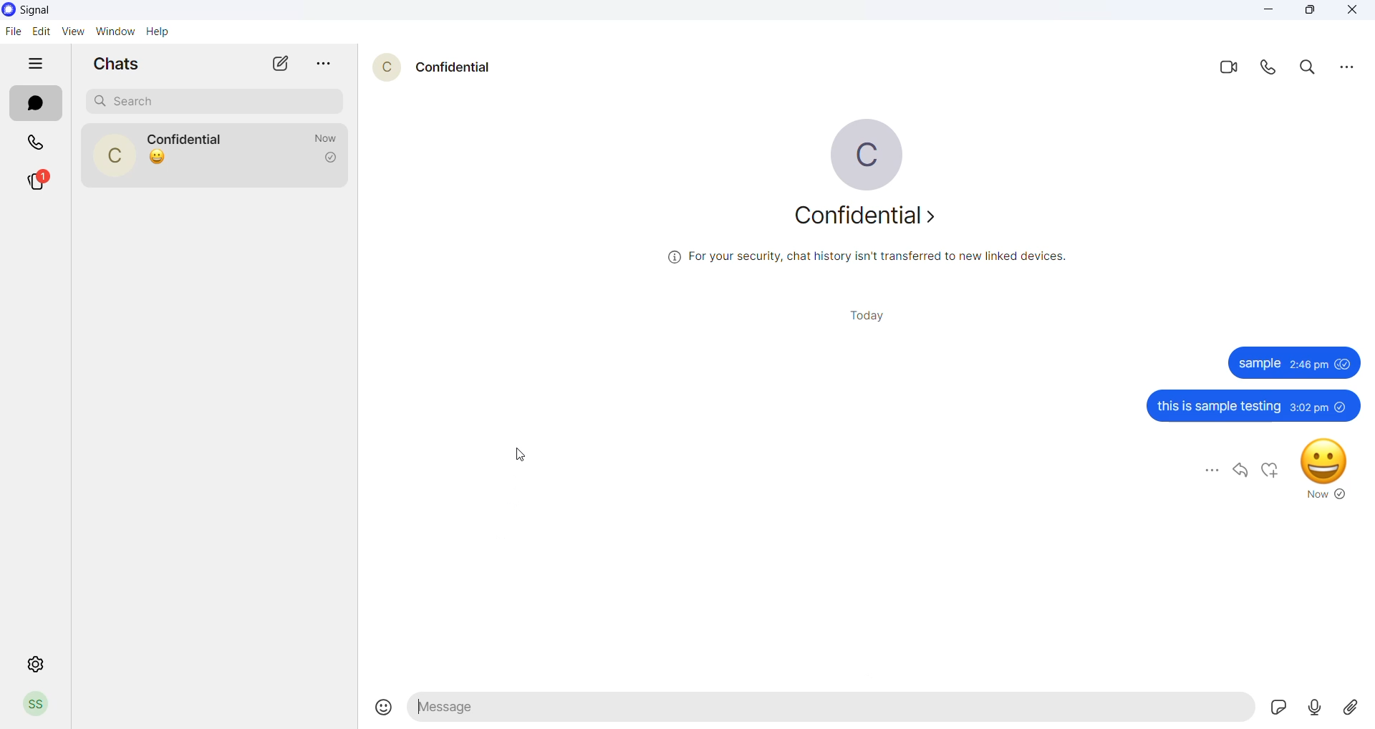  Describe the element at coordinates (420, 708) in the screenshot. I see `text markup` at that location.